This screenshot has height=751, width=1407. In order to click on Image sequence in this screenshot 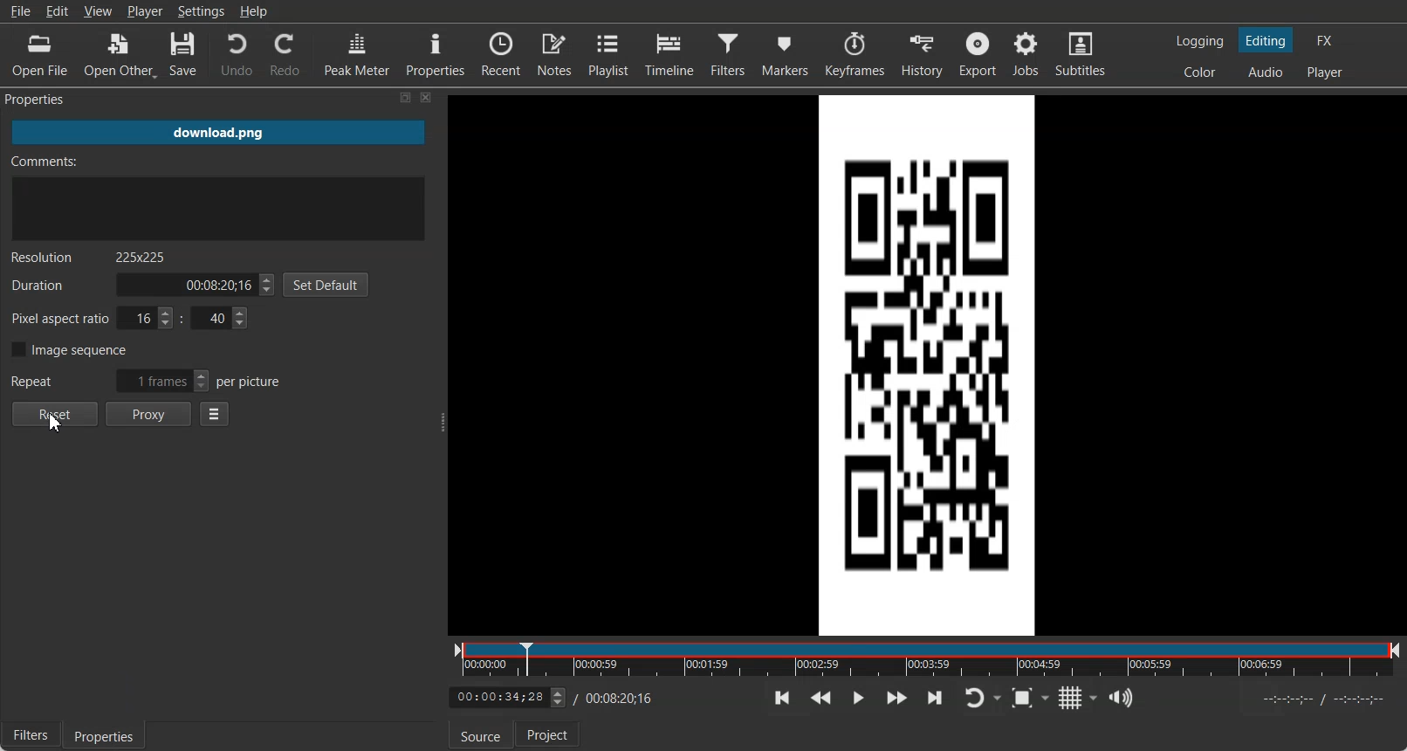, I will do `click(68, 348)`.